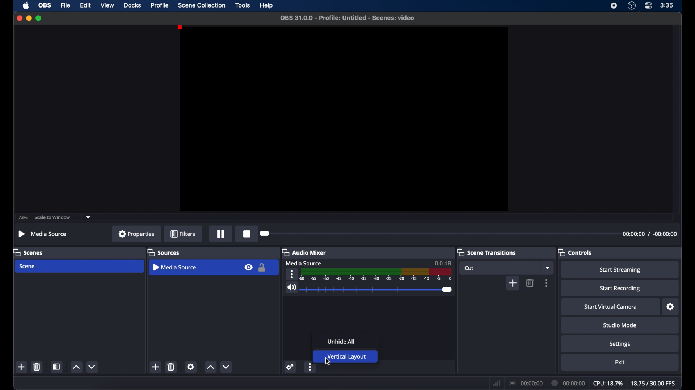  I want to click on cpu, so click(608, 382).